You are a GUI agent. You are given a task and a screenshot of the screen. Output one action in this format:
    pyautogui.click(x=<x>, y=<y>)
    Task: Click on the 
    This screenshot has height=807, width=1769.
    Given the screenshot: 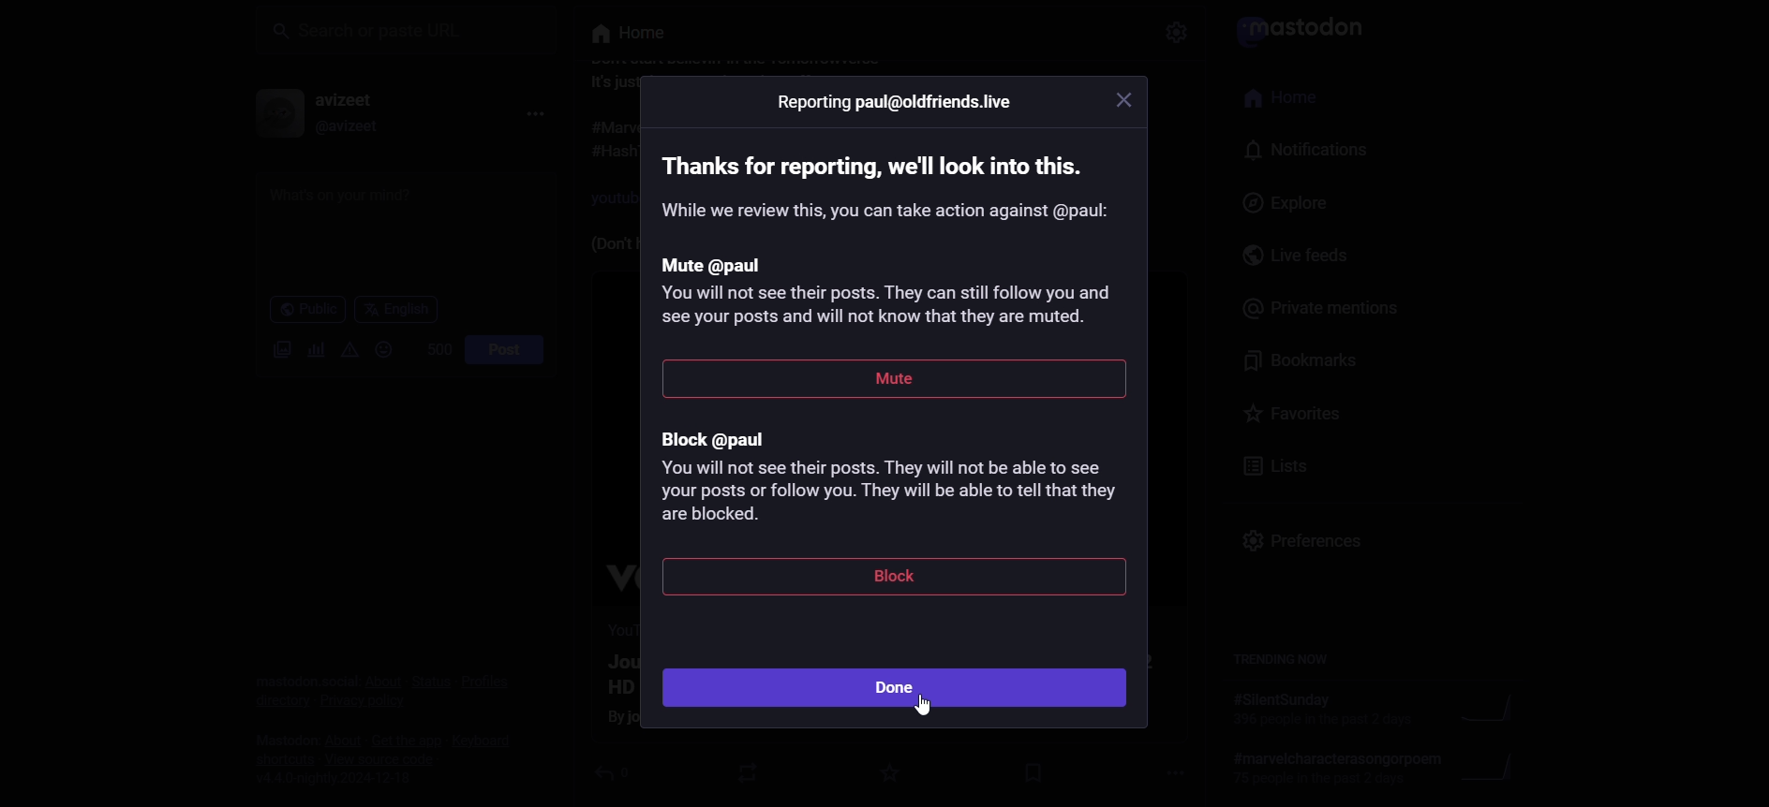 What is the action you would take?
    pyautogui.click(x=896, y=382)
    